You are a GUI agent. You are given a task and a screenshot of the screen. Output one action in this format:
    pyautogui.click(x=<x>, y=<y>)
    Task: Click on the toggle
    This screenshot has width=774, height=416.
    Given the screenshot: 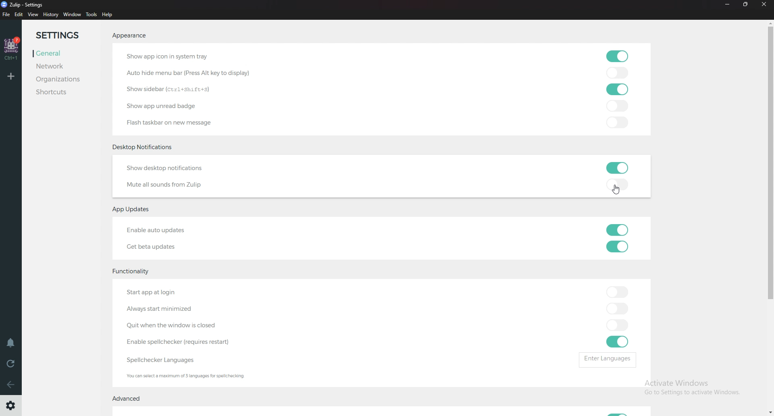 What is the action you would take?
    pyautogui.click(x=618, y=56)
    